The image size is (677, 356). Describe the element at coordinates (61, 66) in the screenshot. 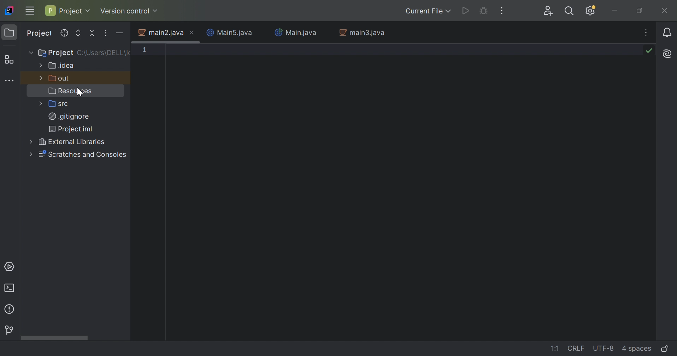

I see `.idea` at that location.